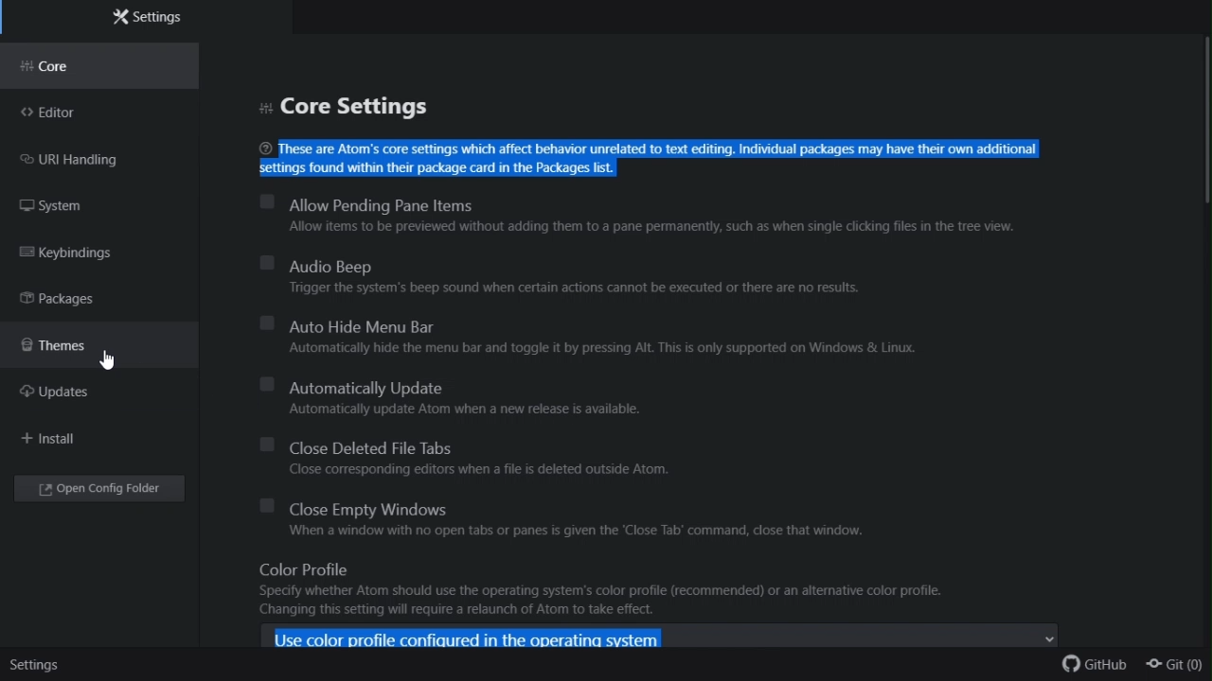 This screenshot has height=681, width=1212. Describe the element at coordinates (590, 336) in the screenshot. I see `Auto hide menu bar` at that location.